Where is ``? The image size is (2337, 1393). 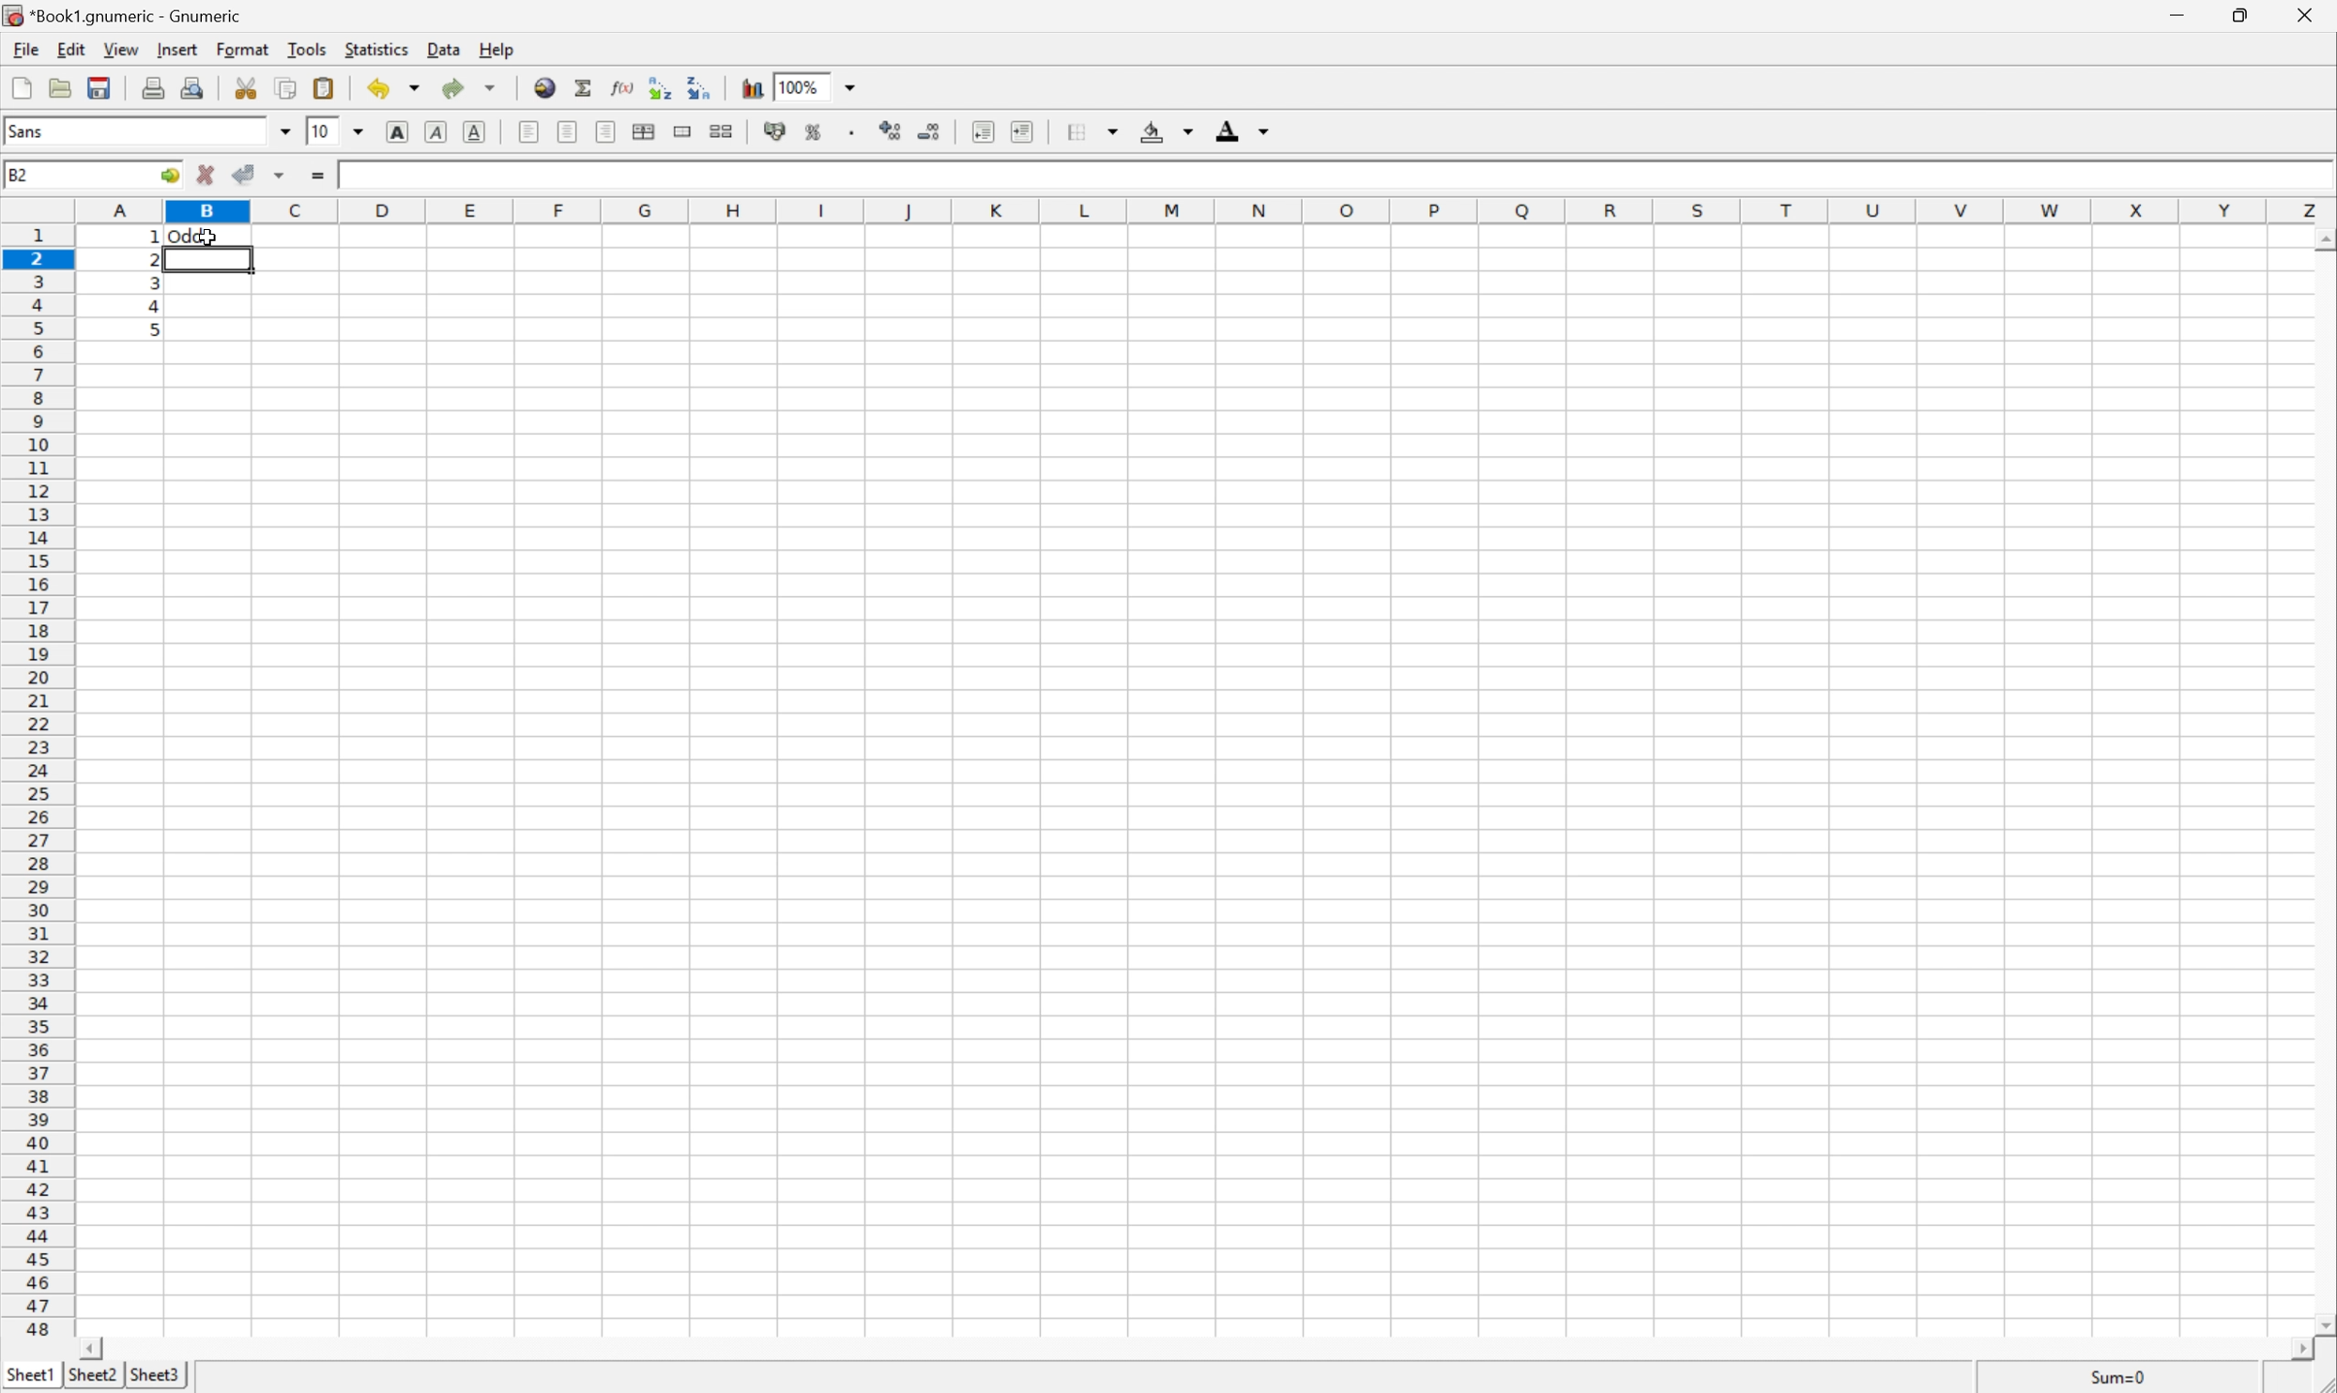  is located at coordinates (150, 235).